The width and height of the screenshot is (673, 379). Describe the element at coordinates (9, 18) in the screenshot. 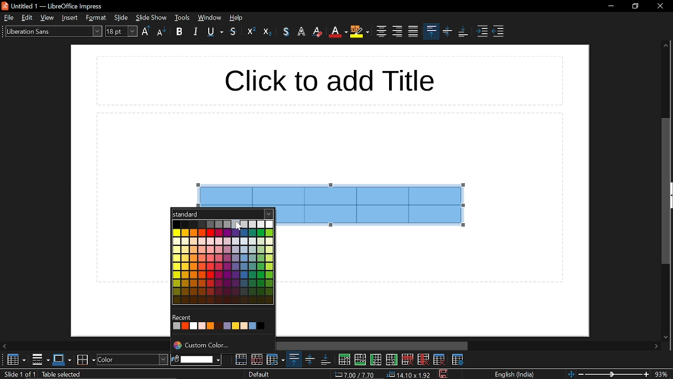

I see `file` at that location.